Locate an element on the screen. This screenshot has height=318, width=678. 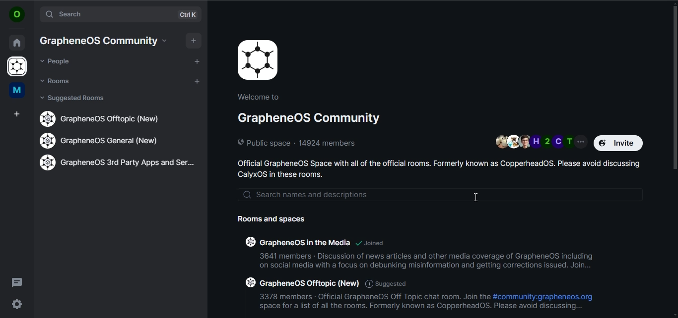
#community:grapheneoss.org is located at coordinates (544, 296).